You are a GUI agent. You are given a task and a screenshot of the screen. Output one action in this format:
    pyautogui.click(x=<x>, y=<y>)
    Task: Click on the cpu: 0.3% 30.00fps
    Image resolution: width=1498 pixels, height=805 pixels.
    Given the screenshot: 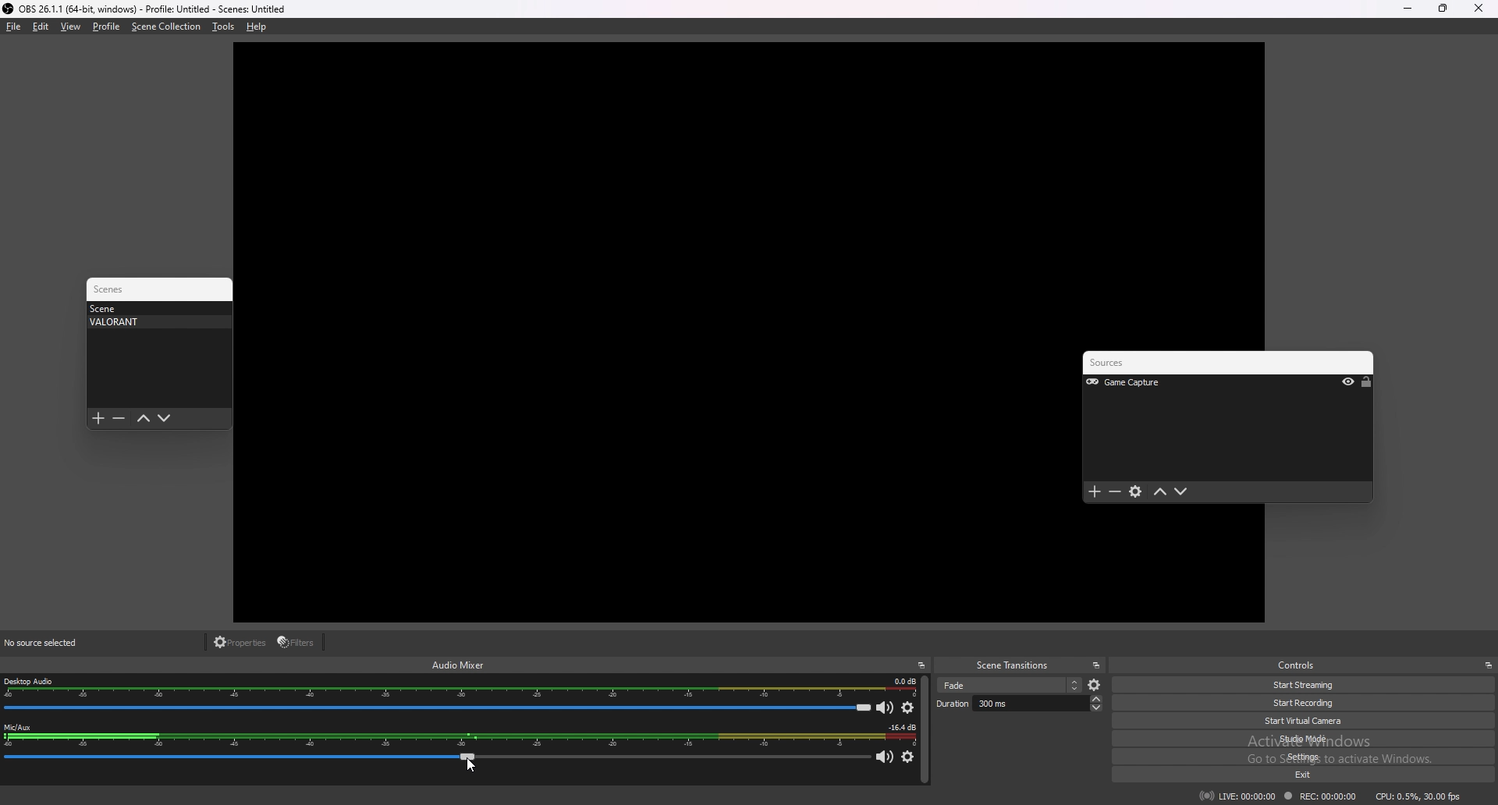 What is the action you would take?
    pyautogui.click(x=1418, y=795)
    